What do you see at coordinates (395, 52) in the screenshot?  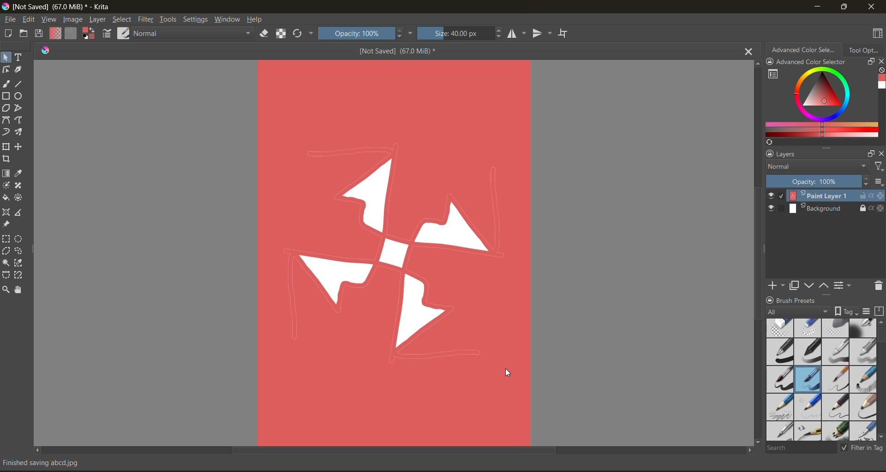 I see `[Not Saved] (67.0 MiB) *` at bounding box center [395, 52].